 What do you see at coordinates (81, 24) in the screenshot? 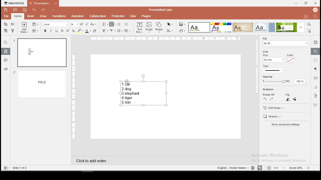
I see `increase font size` at bounding box center [81, 24].